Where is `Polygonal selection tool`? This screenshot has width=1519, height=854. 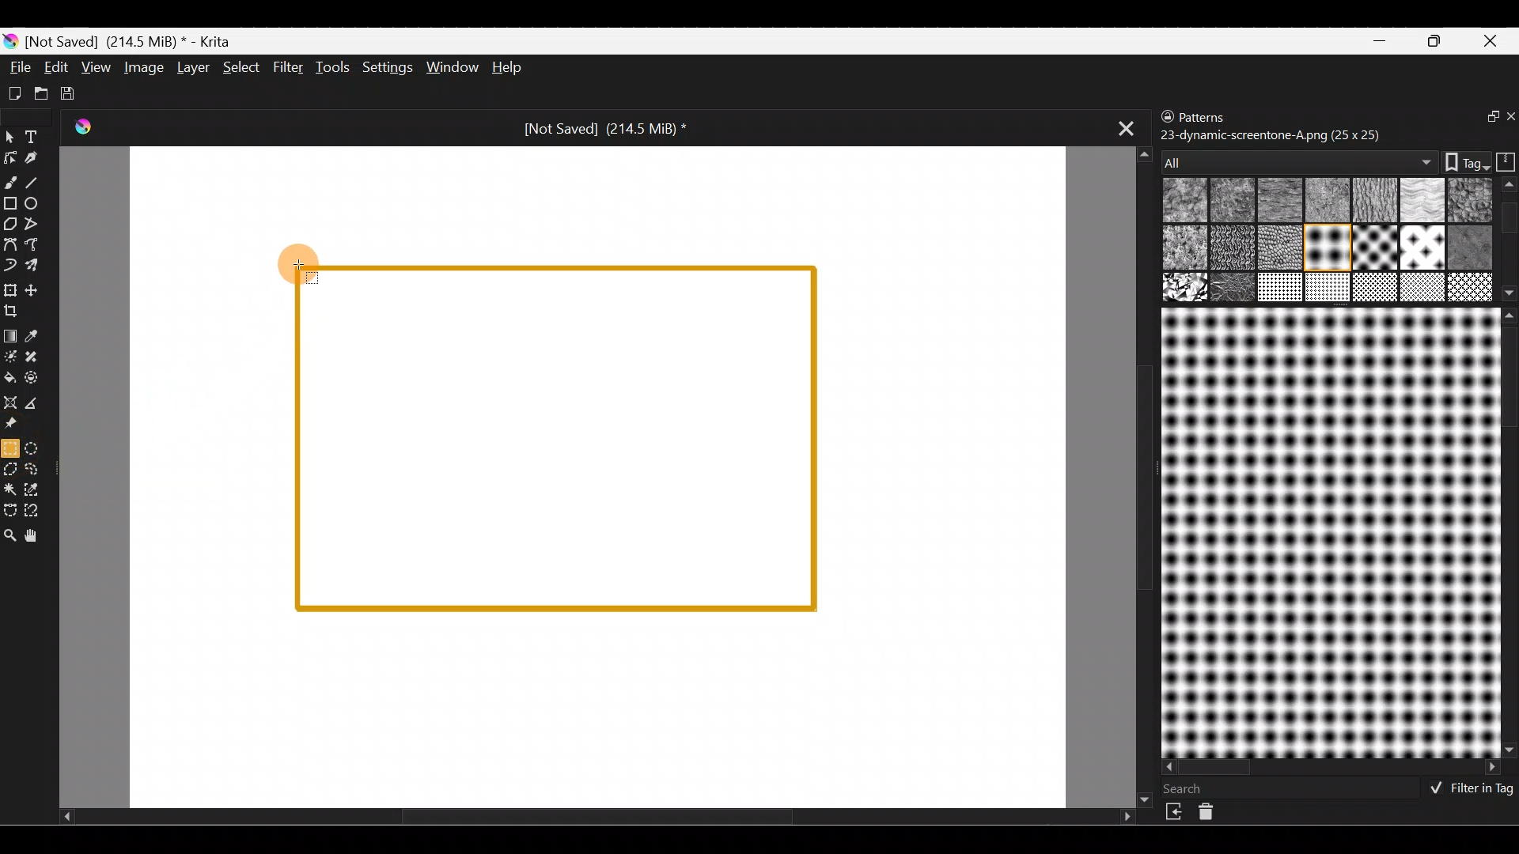
Polygonal selection tool is located at coordinates (11, 468).